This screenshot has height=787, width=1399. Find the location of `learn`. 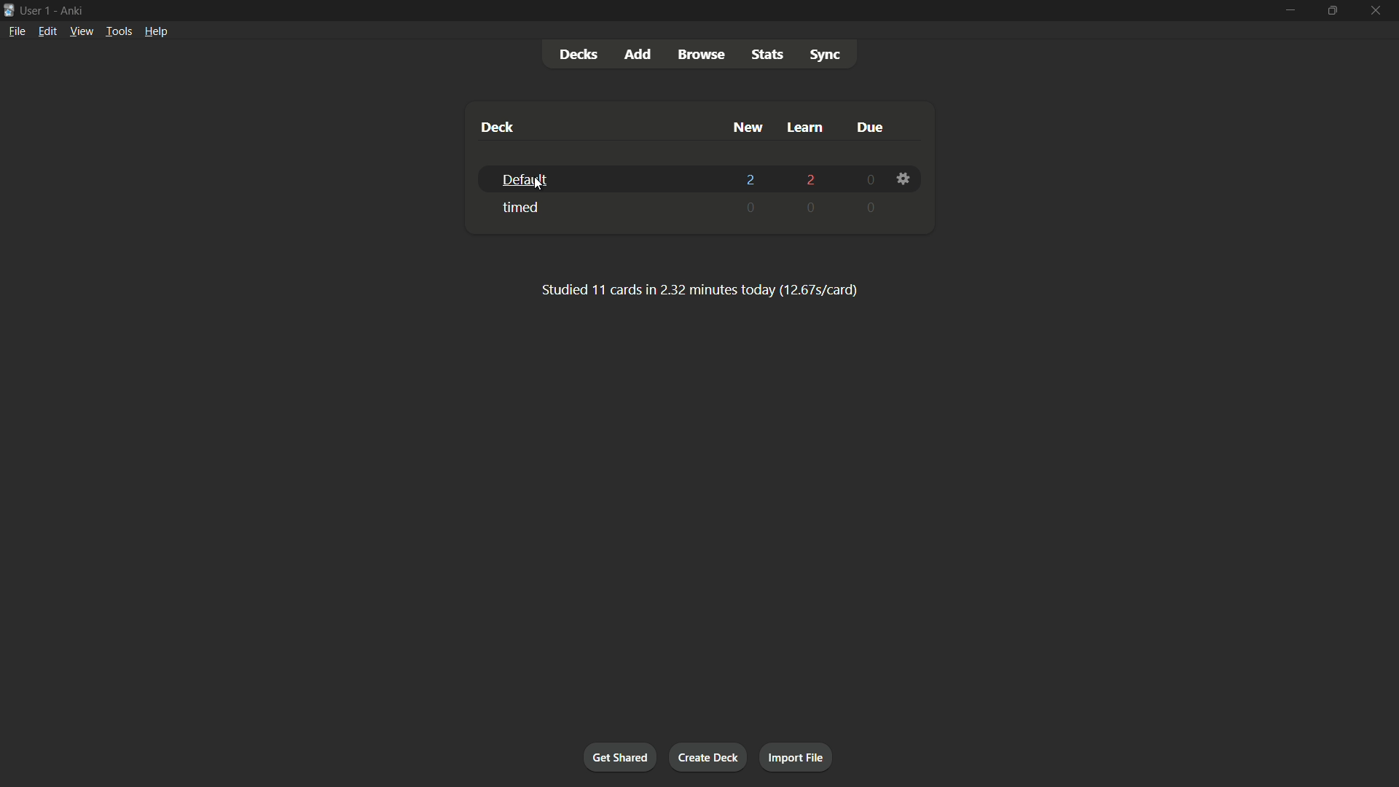

learn is located at coordinates (805, 127).